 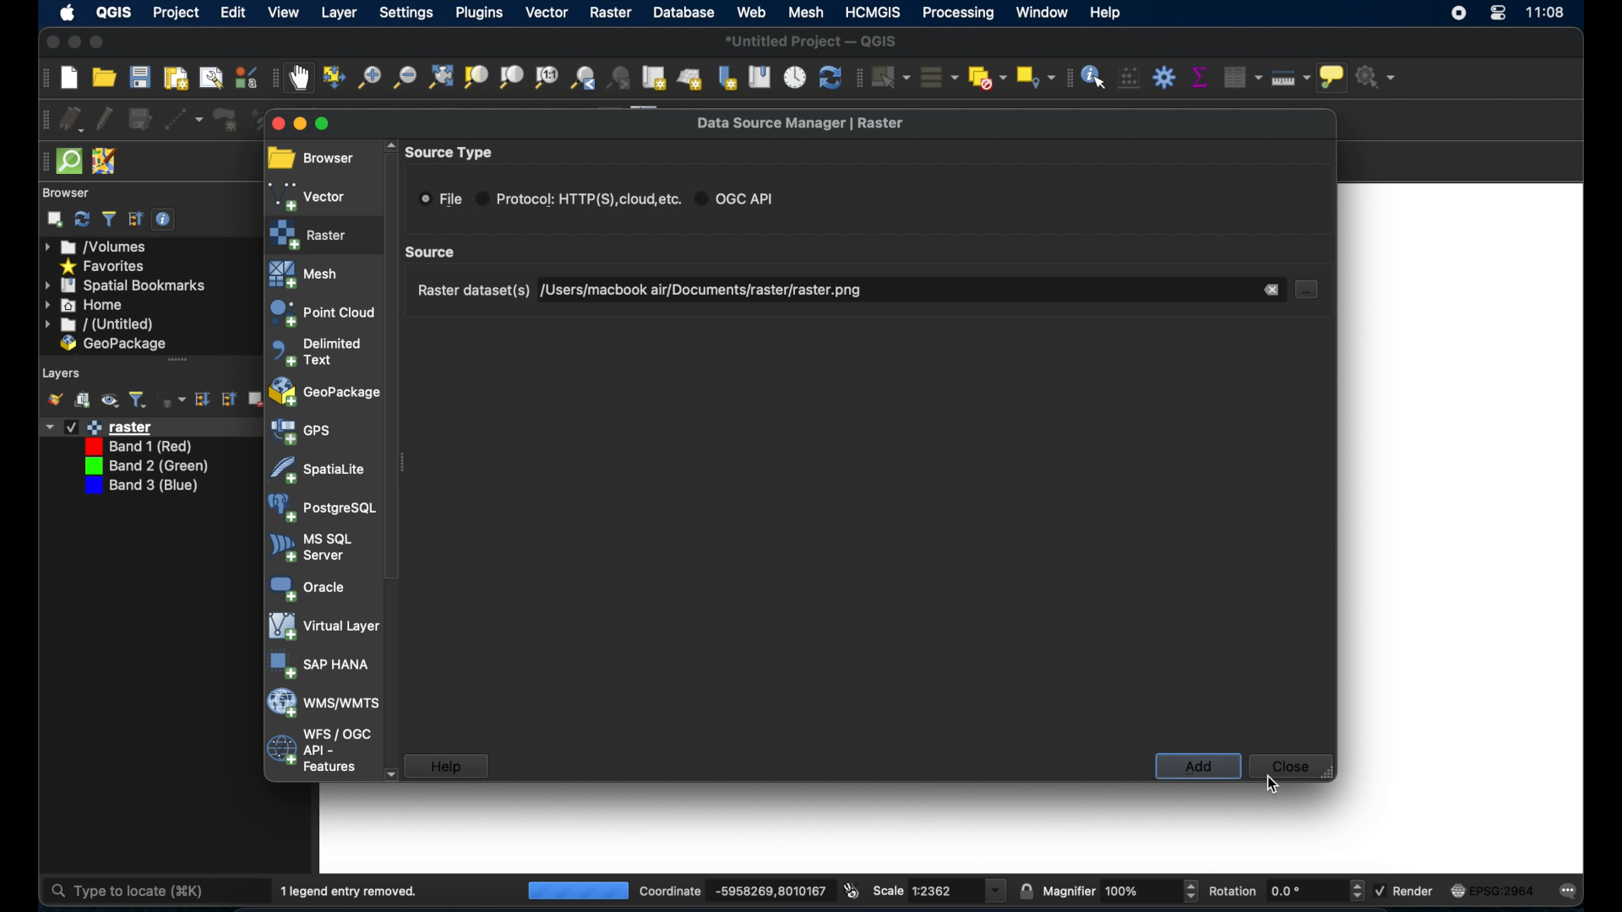 What do you see at coordinates (73, 42) in the screenshot?
I see `minimize` at bounding box center [73, 42].